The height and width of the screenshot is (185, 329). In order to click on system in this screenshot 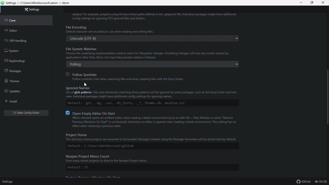, I will do `click(21, 50)`.